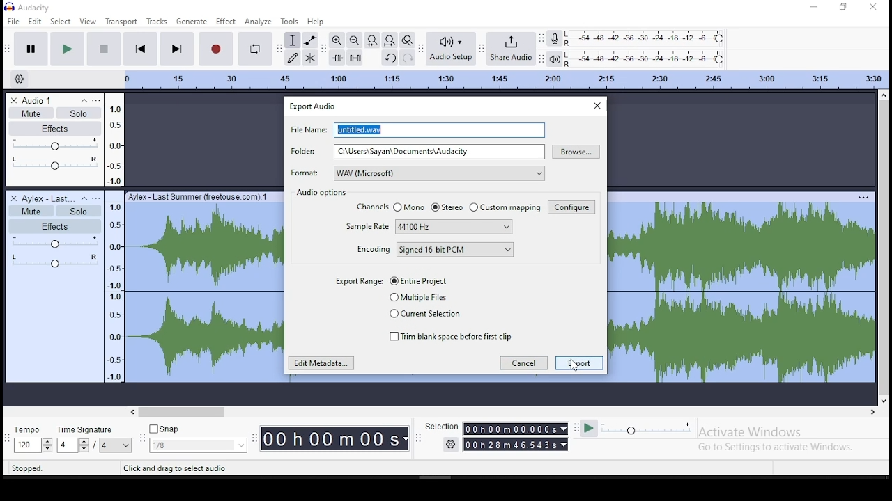  I want to click on Stopped, so click(24, 469).